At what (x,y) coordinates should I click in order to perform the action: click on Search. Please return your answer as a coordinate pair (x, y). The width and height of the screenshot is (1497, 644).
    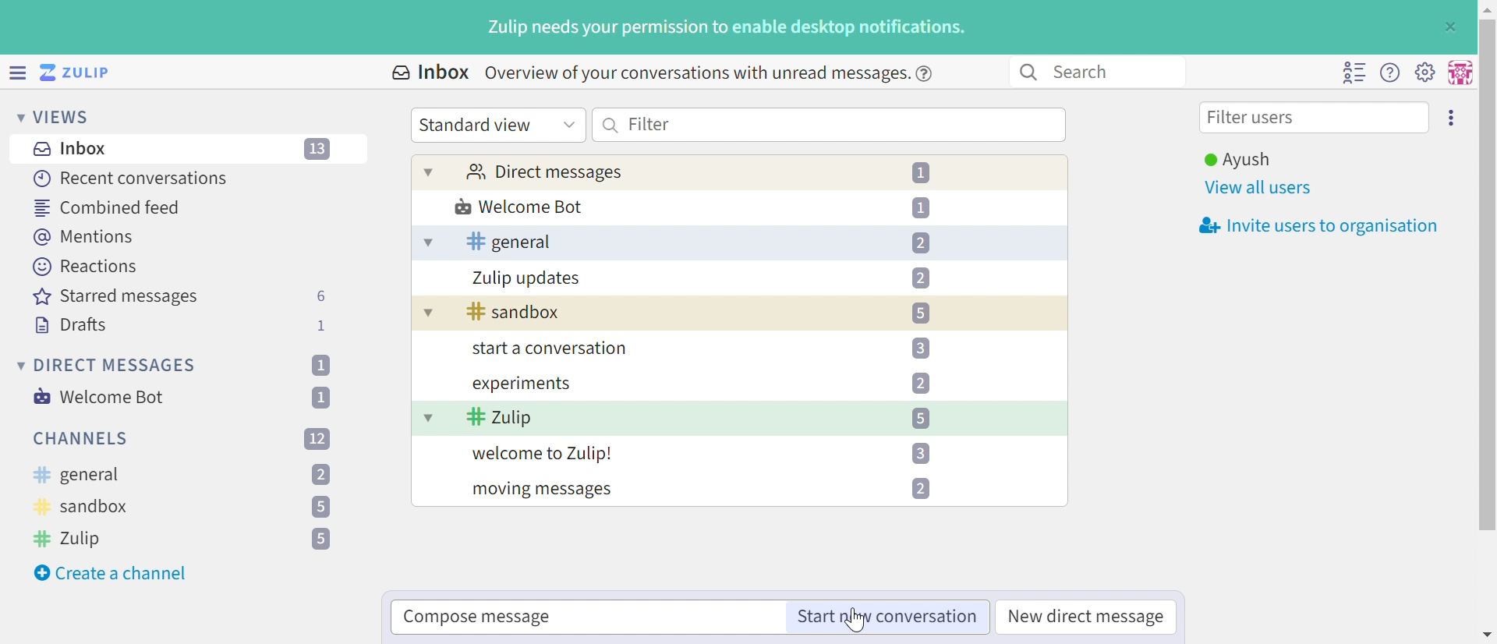
    Looking at the image, I should click on (1088, 71).